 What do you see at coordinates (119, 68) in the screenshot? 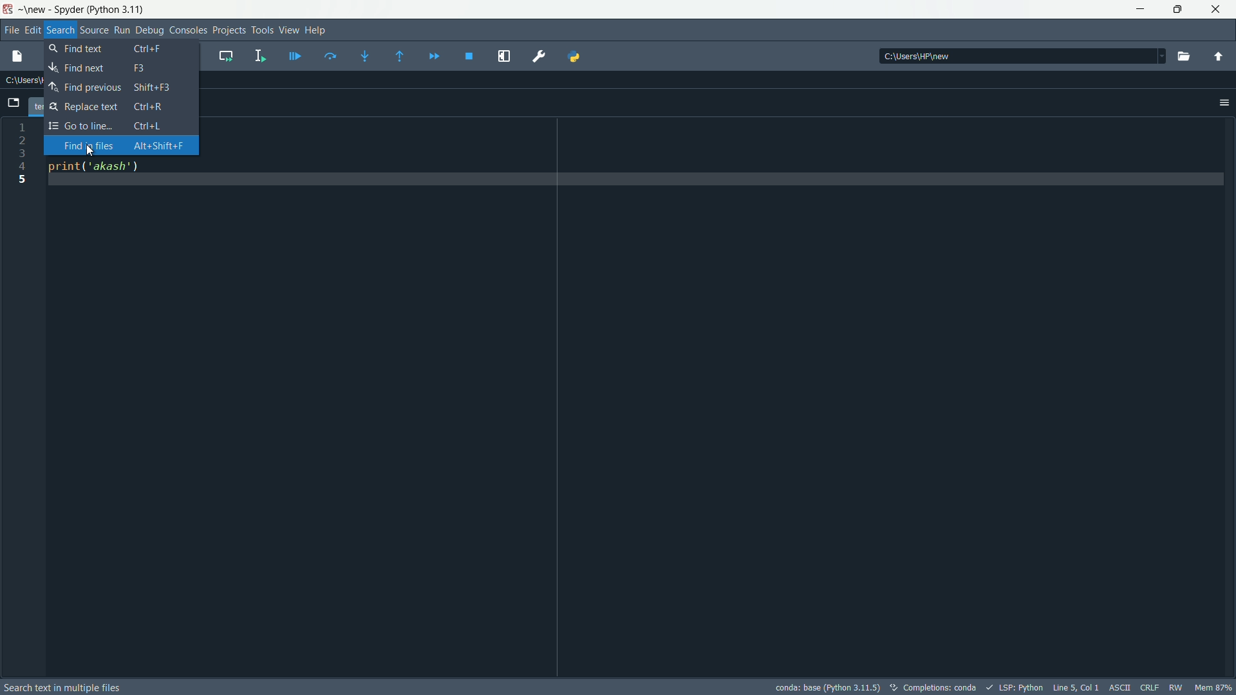
I see `find text` at bounding box center [119, 68].